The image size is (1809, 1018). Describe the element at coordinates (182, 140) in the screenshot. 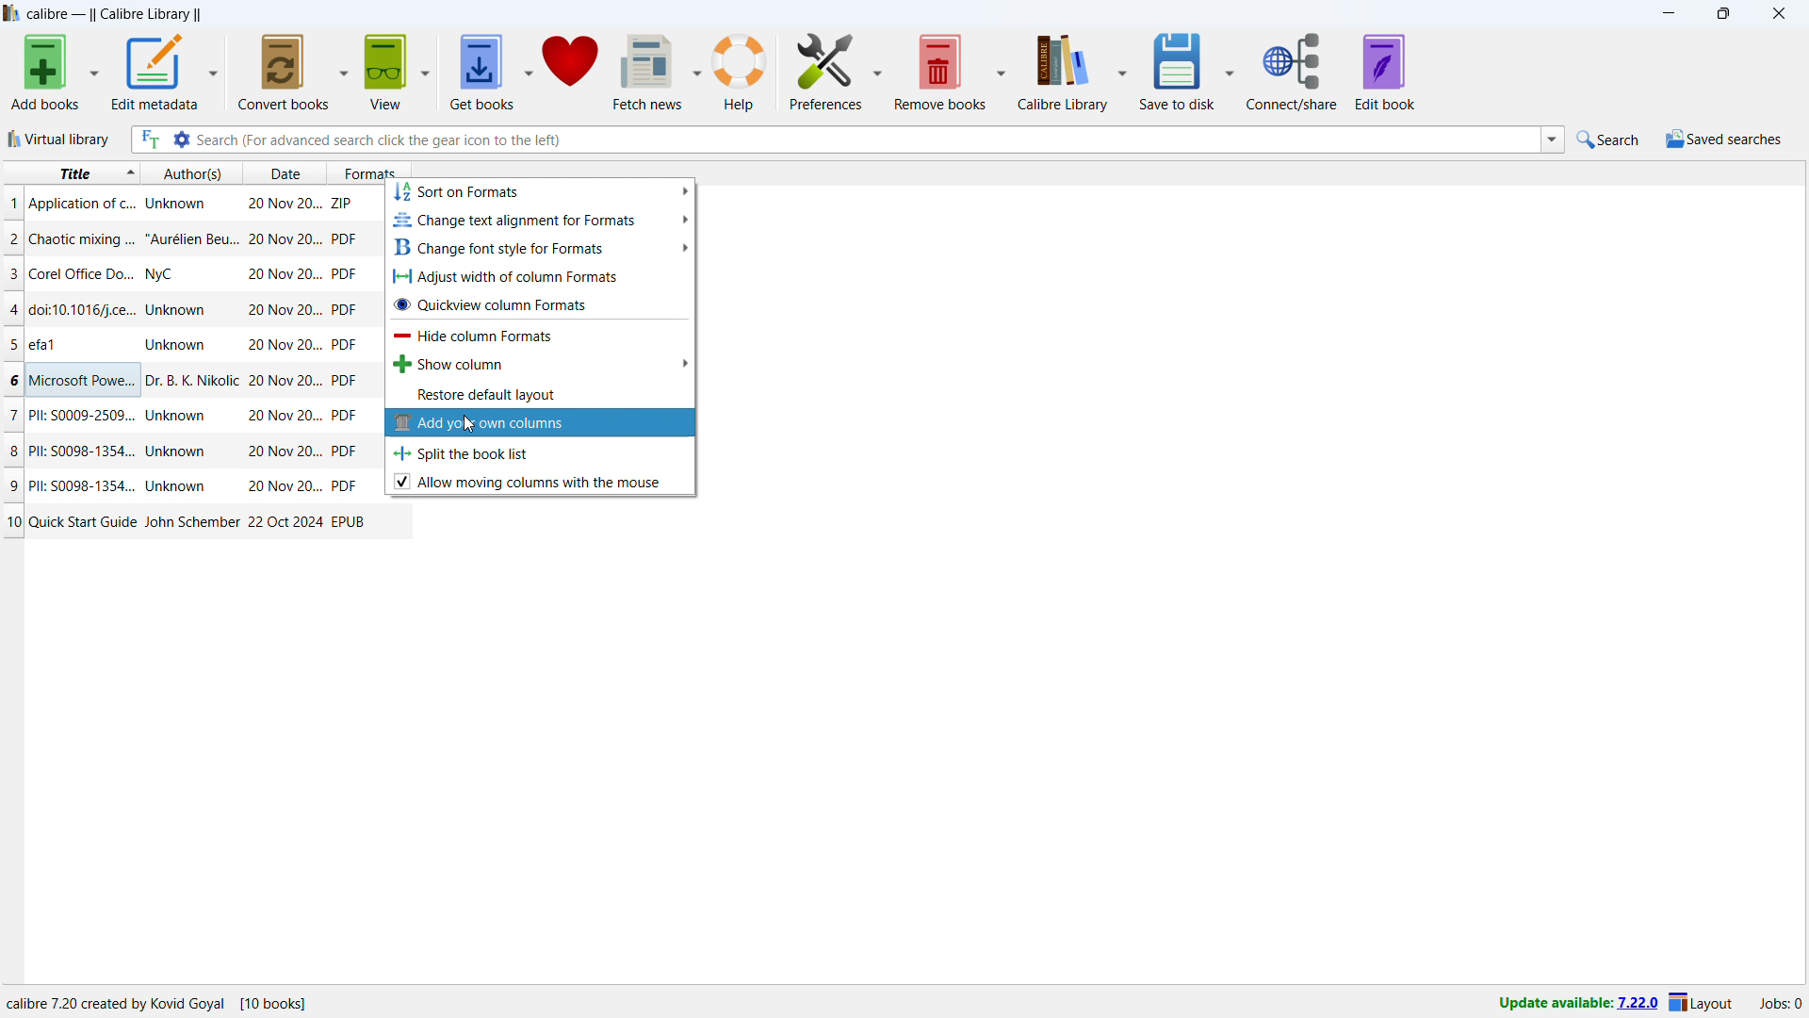

I see `advanced search` at that location.